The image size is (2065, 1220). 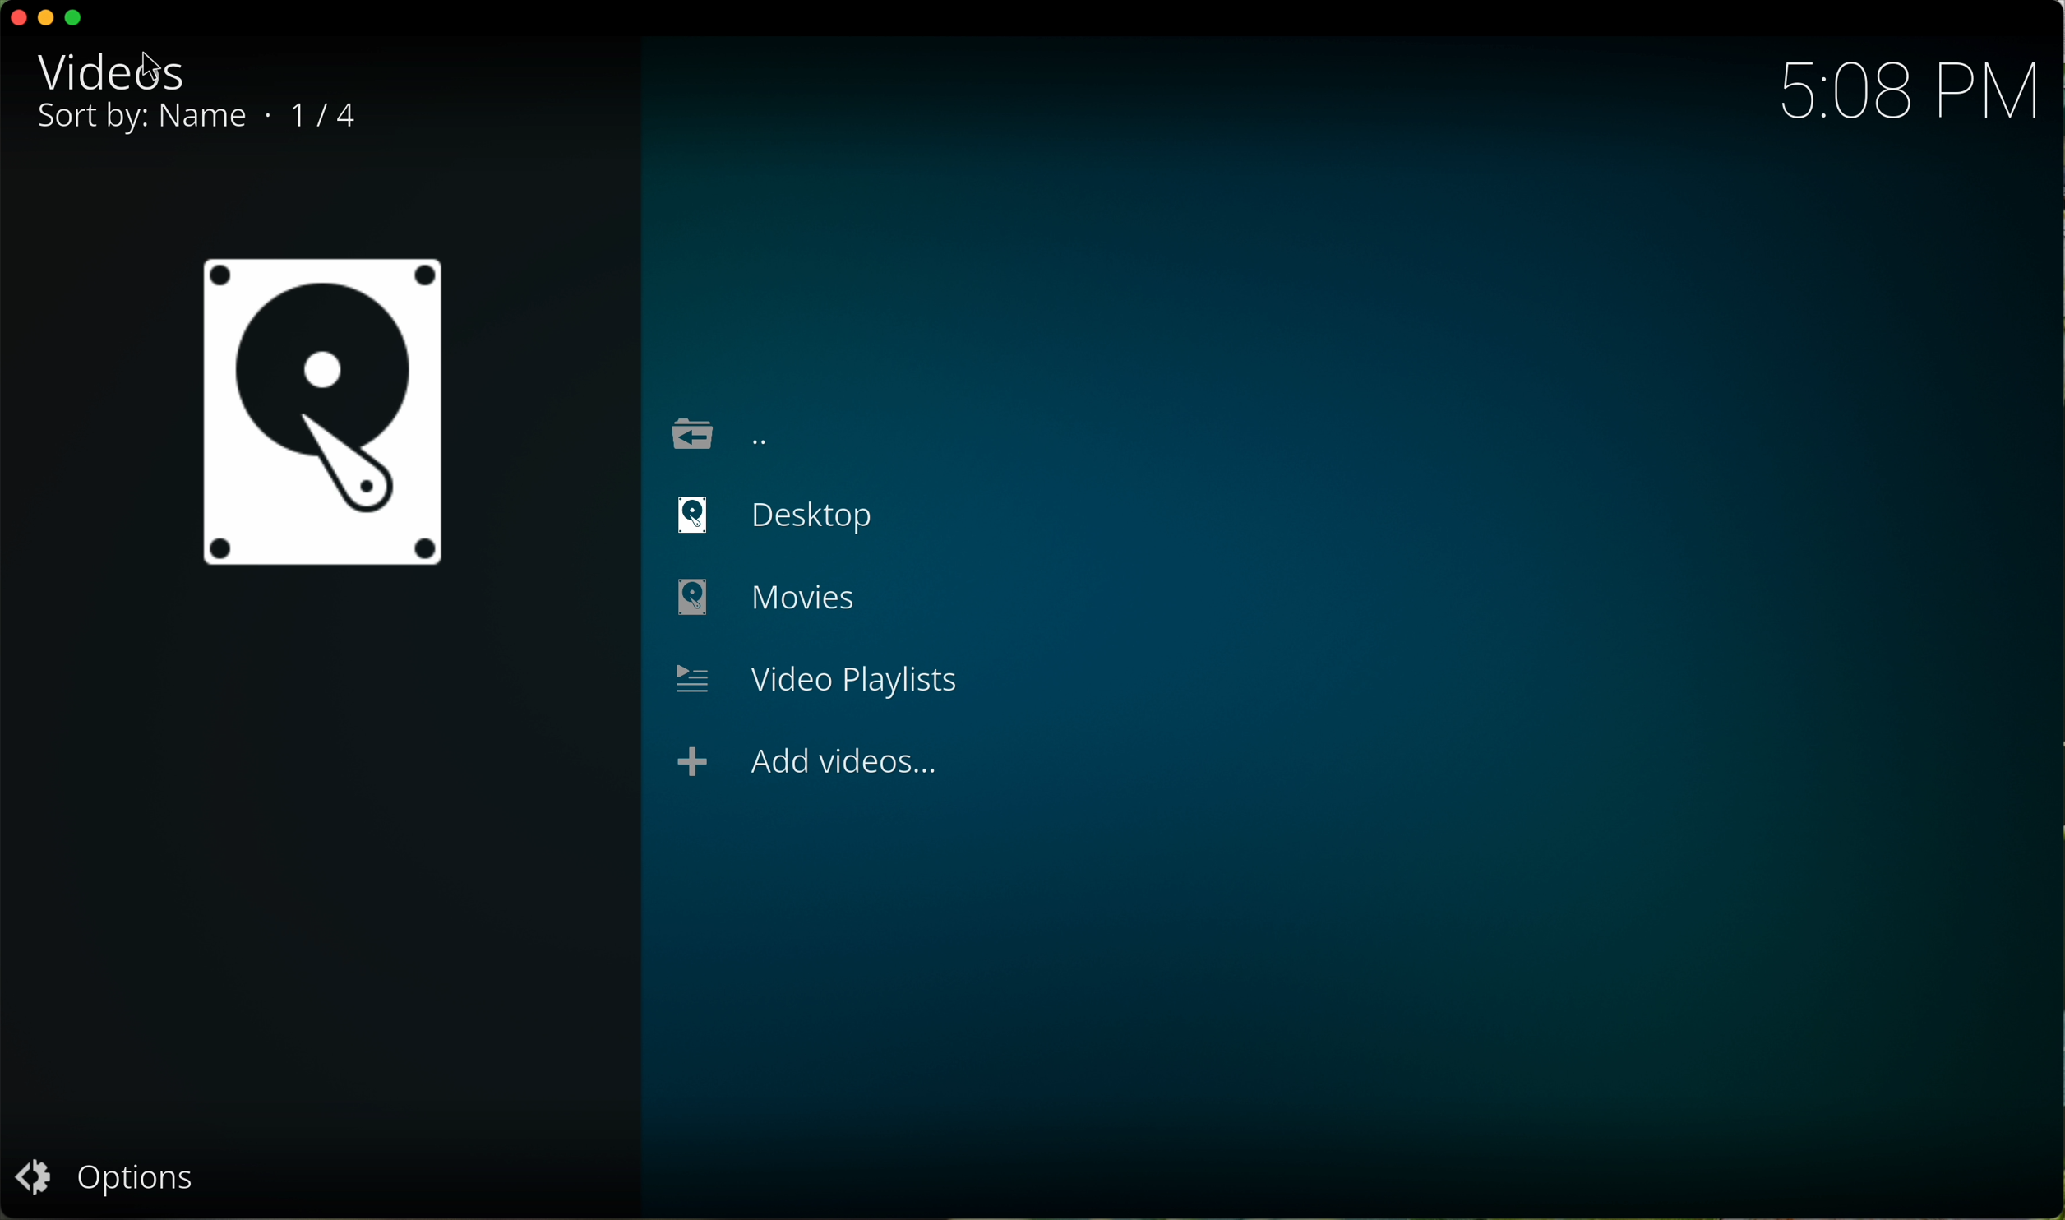 What do you see at coordinates (1909, 93) in the screenshot?
I see `5:08 PM` at bounding box center [1909, 93].